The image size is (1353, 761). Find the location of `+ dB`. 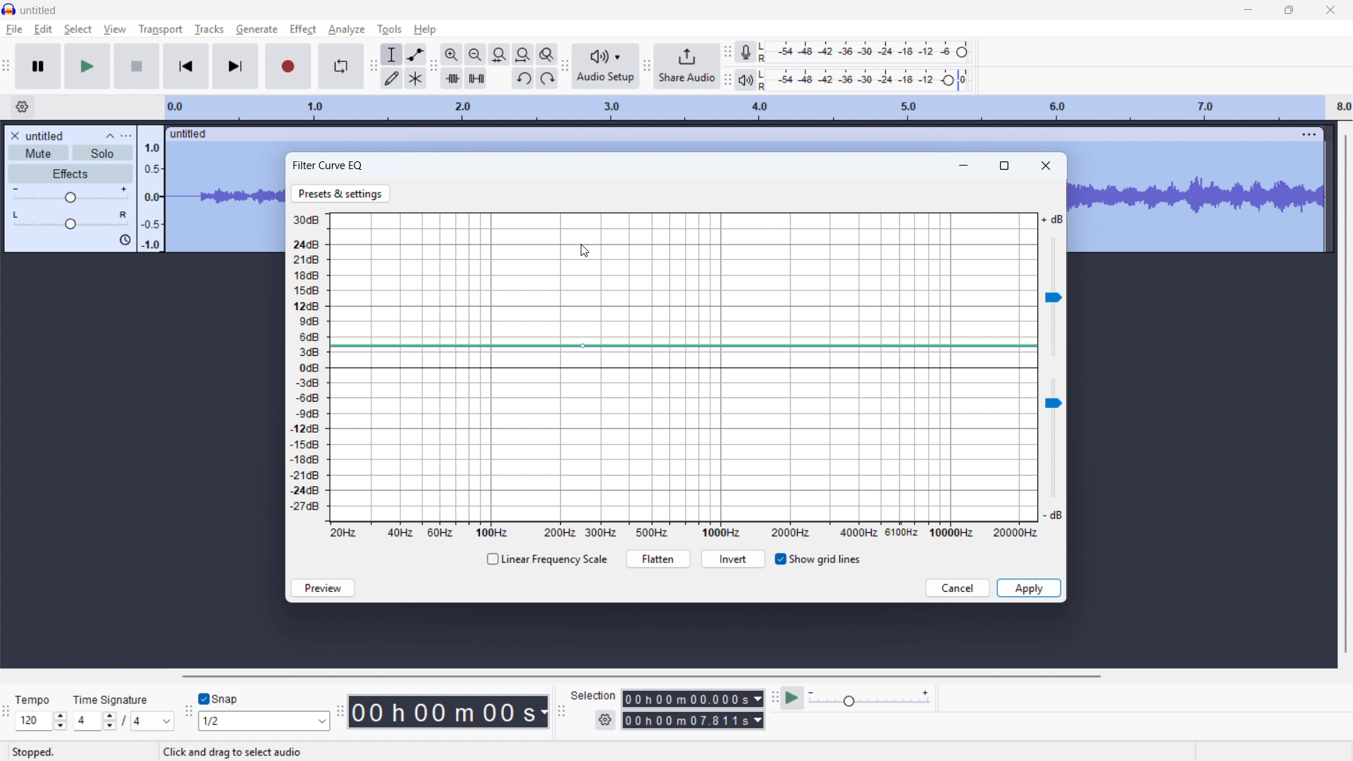

+ dB is located at coordinates (1053, 221).